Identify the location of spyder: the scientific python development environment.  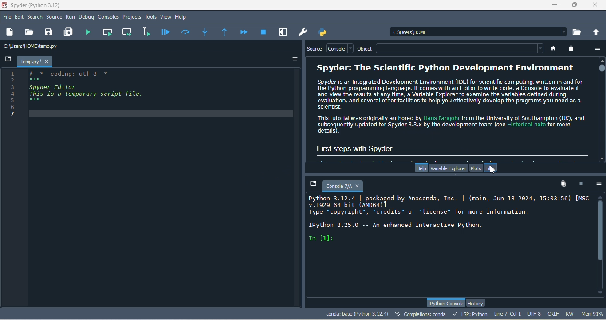
(443, 68).